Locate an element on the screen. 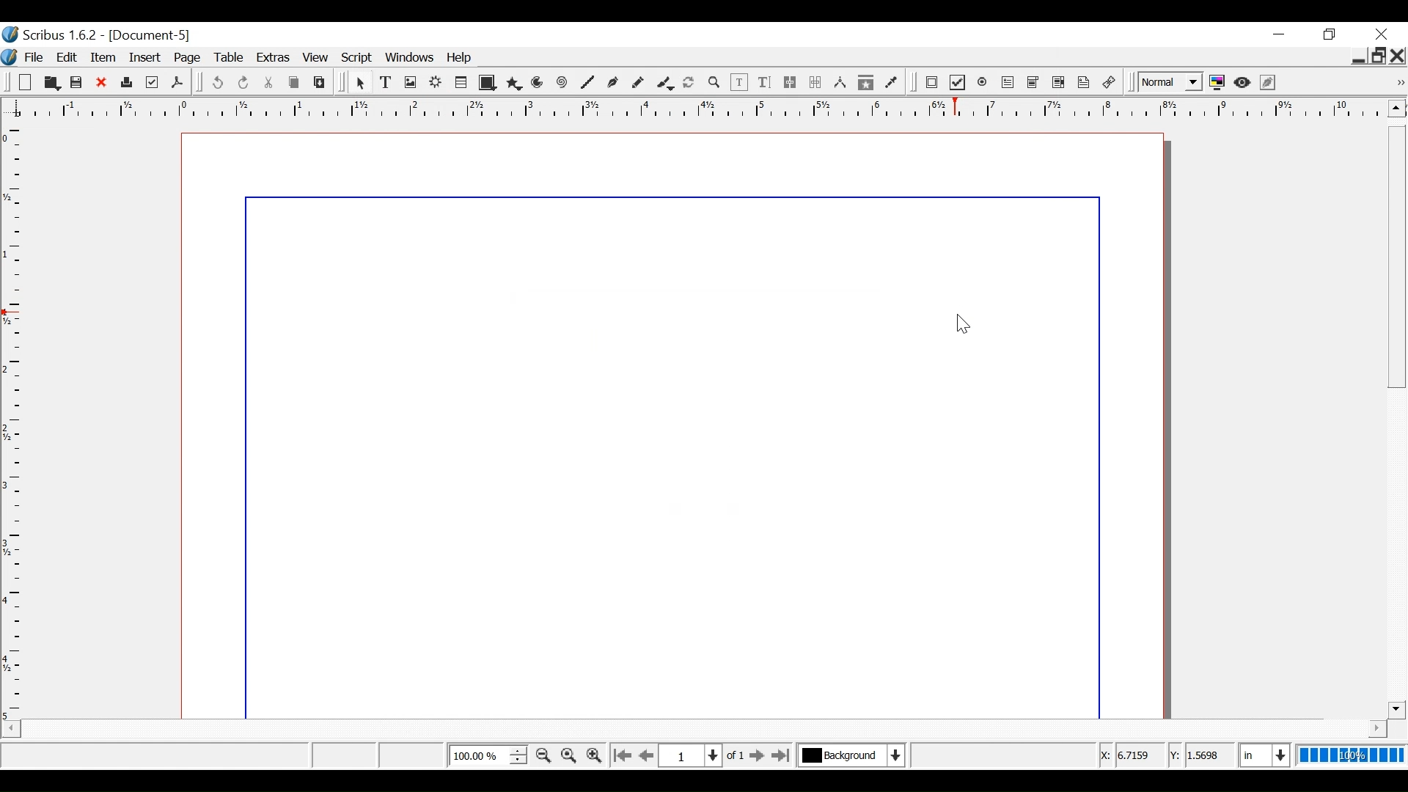 This screenshot has width=1408, height=792. Windows is located at coordinates (410, 58).